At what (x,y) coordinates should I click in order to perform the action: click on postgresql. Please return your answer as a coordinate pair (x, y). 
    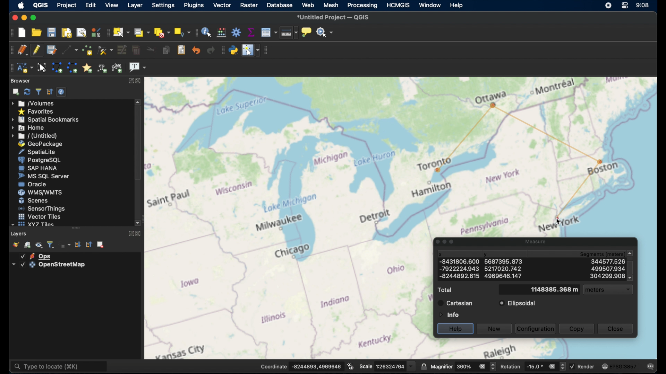
    Looking at the image, I should click on (42, 160).